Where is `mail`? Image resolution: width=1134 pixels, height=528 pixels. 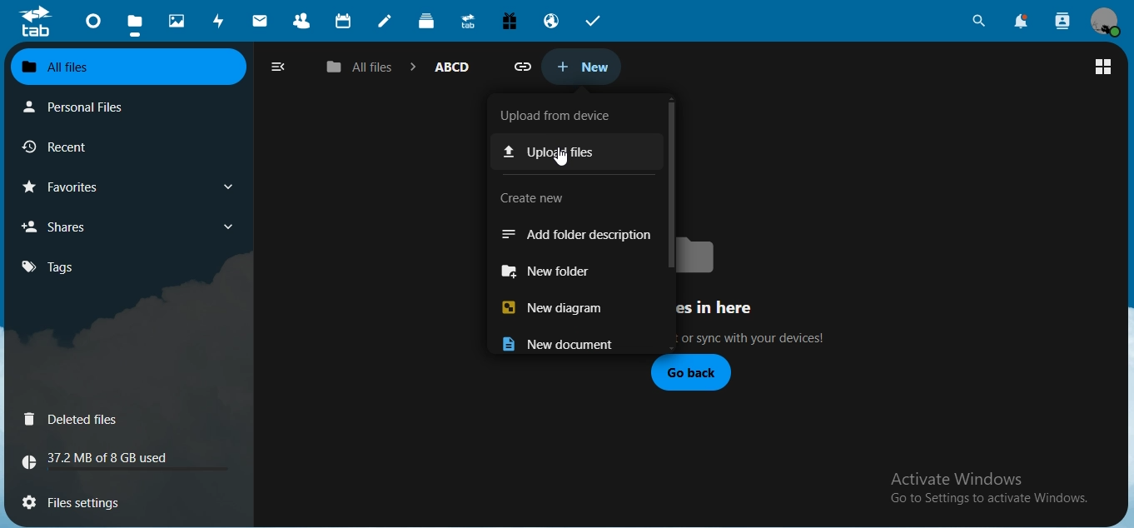
mail is located at coordinates (260, 20).